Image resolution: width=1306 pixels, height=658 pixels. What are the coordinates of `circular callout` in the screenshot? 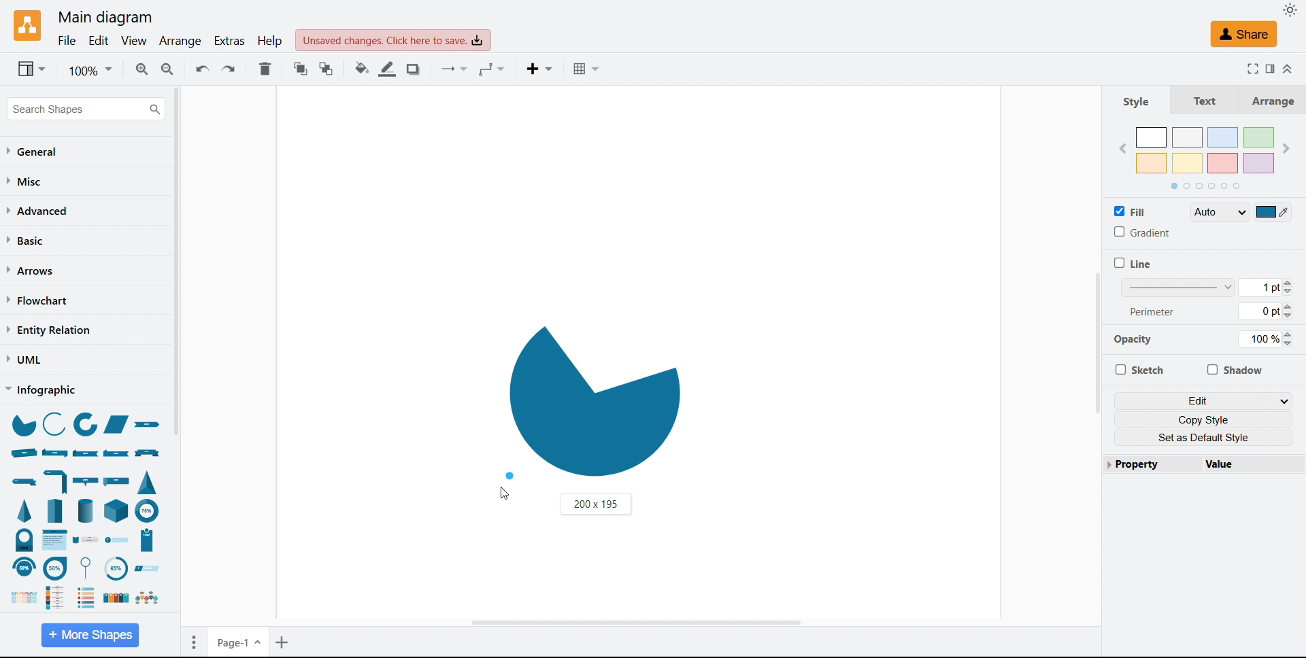 It's located at (89, 568).